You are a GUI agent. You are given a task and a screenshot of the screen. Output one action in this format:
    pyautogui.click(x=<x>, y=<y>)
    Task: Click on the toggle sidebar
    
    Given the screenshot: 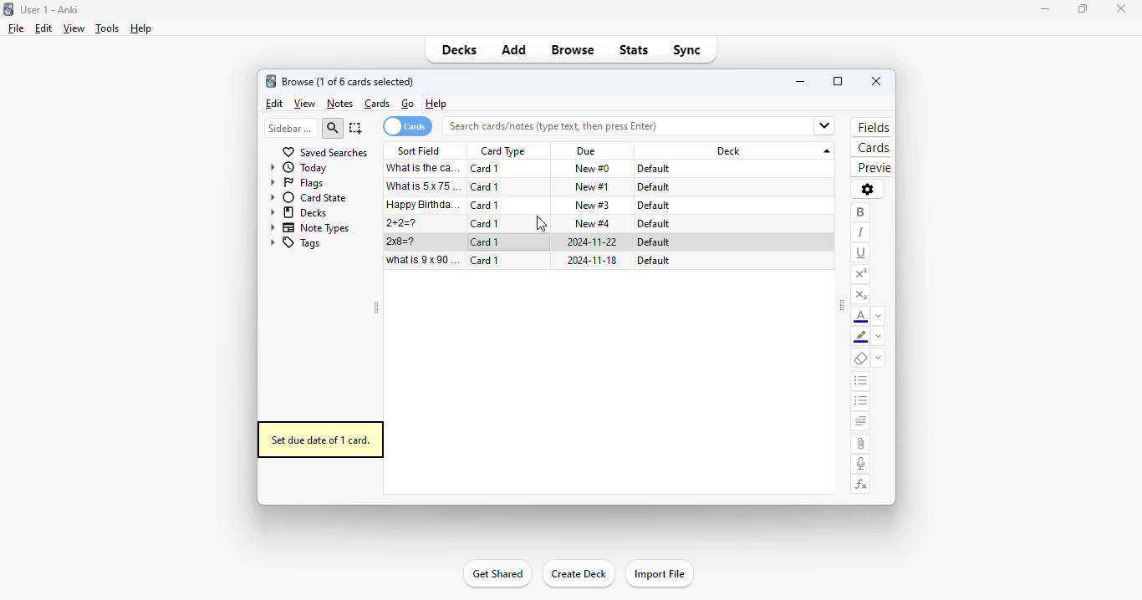 What is the action you would take?
    pyautogui.click(x=842, y=307)
    